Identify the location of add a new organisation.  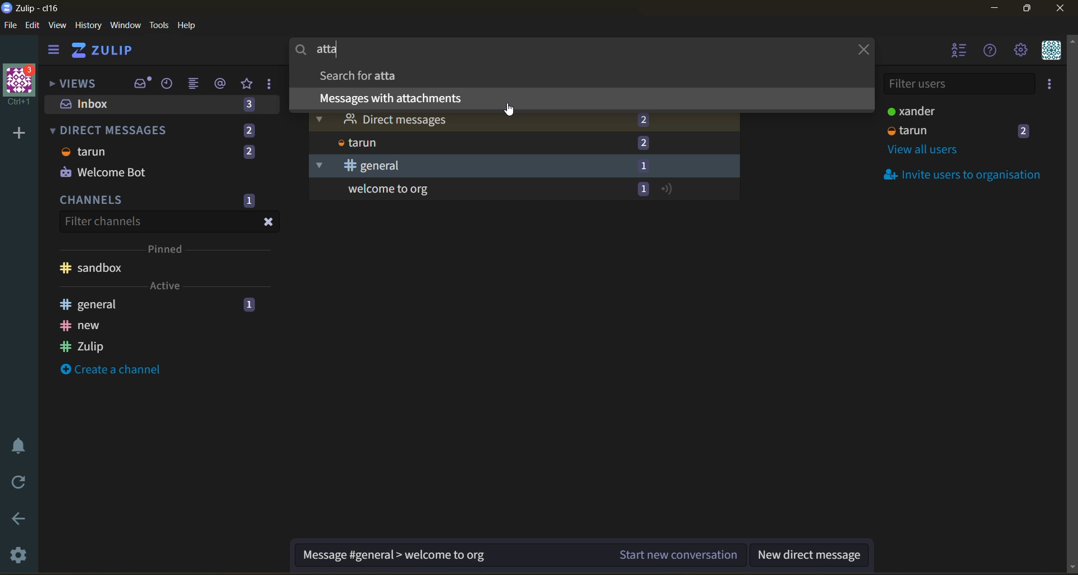
(20, 133).